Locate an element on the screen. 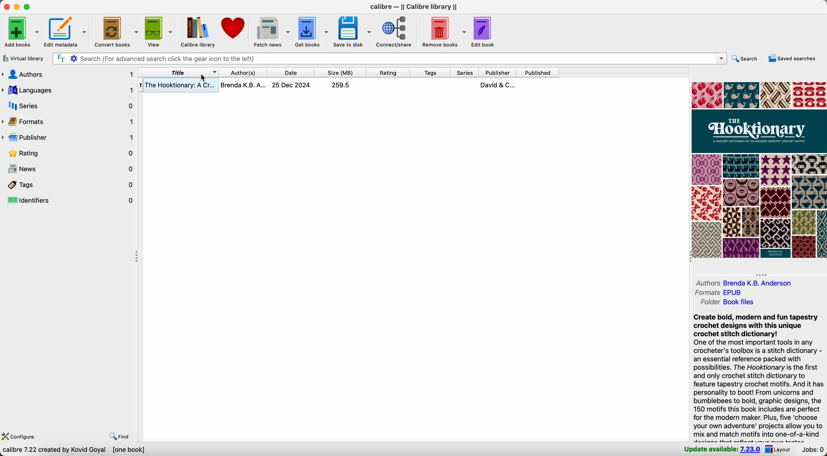 This screenshot has height=456, width=827. donate is located at coordinates (235, 29).